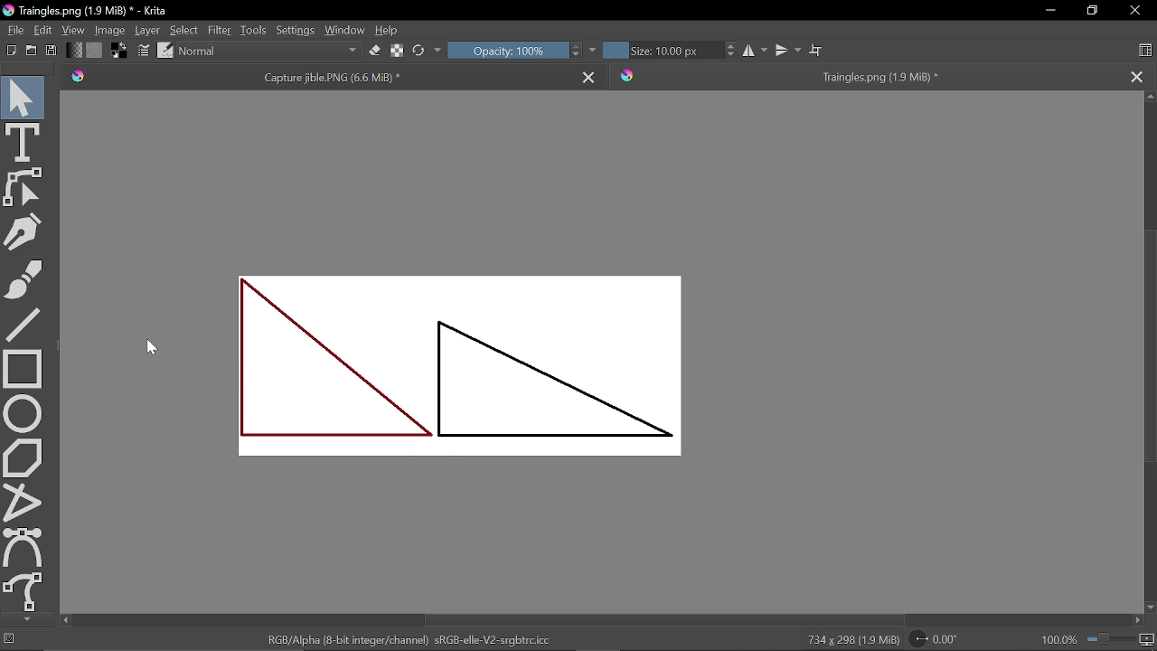 Image resolution: width=1157 pixels, height=651 pixels. I want to click on Line tool, so click(23, 325).